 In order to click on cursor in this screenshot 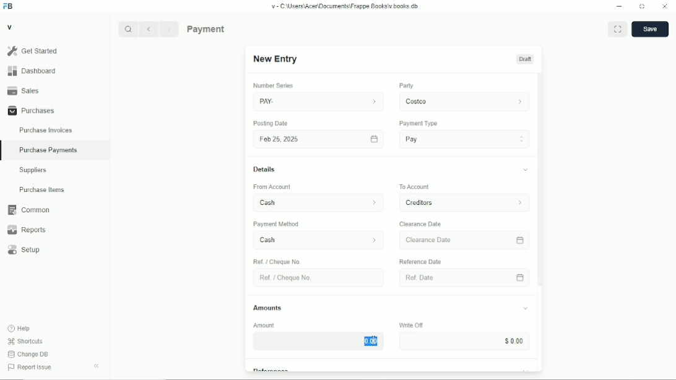, I will do `click(373, 340)`.